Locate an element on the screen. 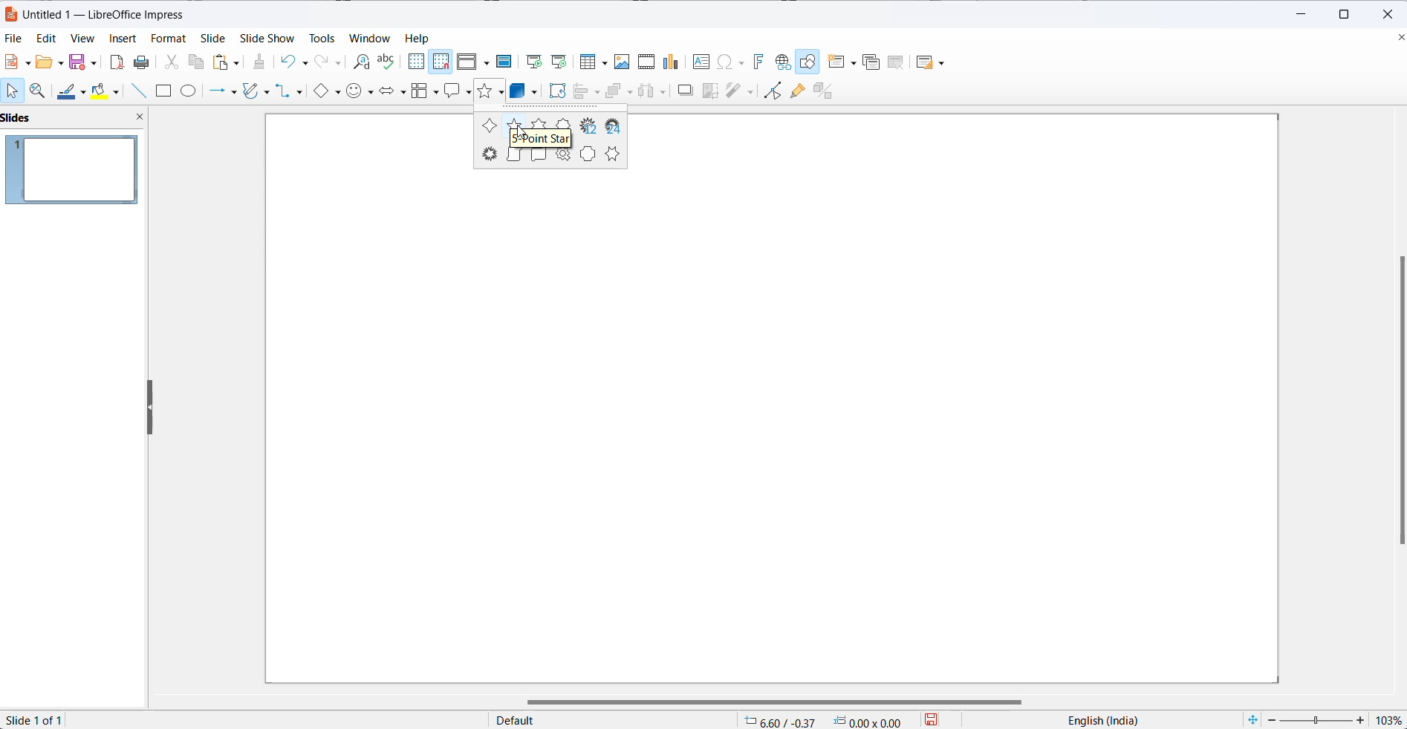  insert chart is located at coordinates (672, 63).